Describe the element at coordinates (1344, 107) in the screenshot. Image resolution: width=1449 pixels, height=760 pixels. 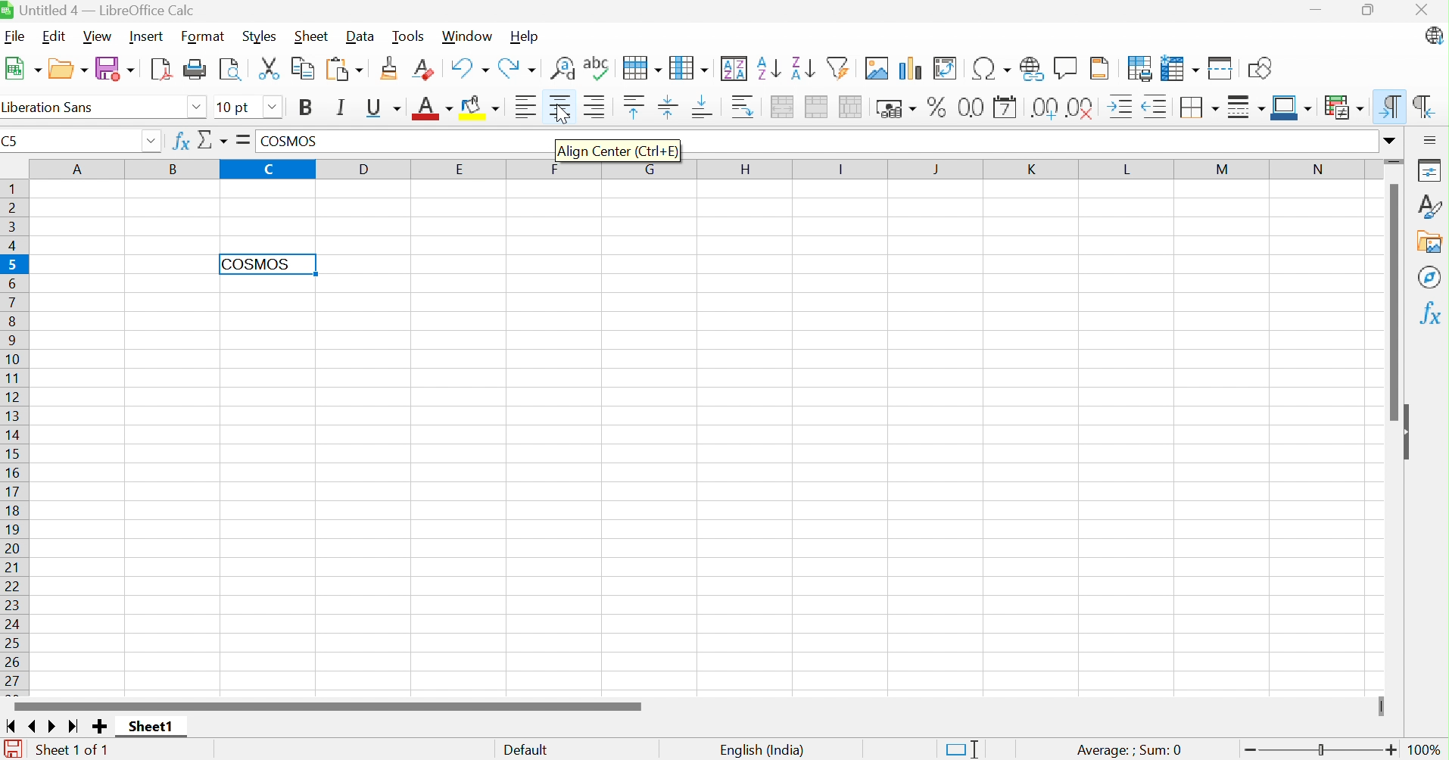
I see `Conditional` at that location.